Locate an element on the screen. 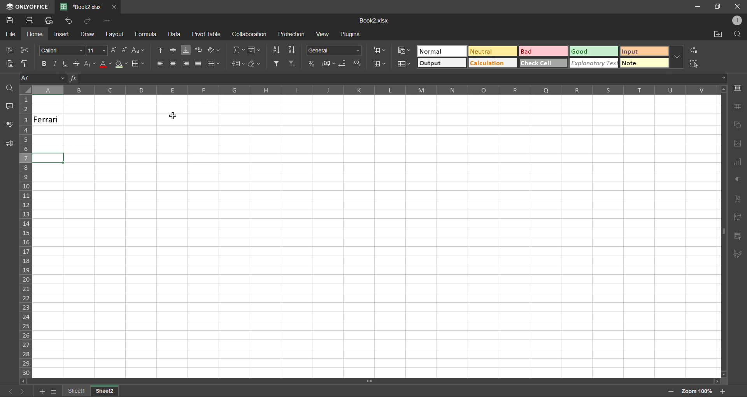 The width and height of the screenshot is (747, 397). pivot table is located at coordinates (737, 218).